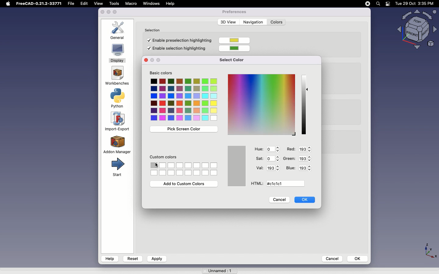 This screenshot has height=274, width=439. What do you see at coordinates (102, 12) in the screenshot?
I see `close` at bounding box center [102, 12].